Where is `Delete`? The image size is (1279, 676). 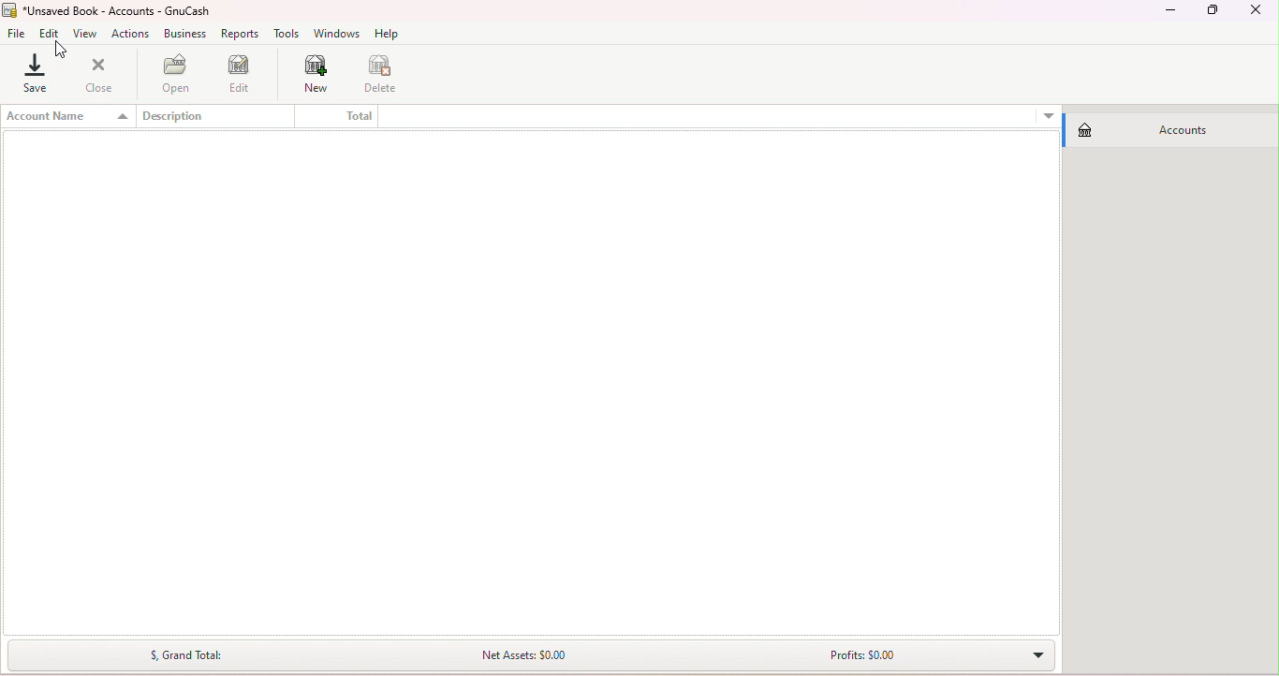
Delete is located at coordinates (378, 72).